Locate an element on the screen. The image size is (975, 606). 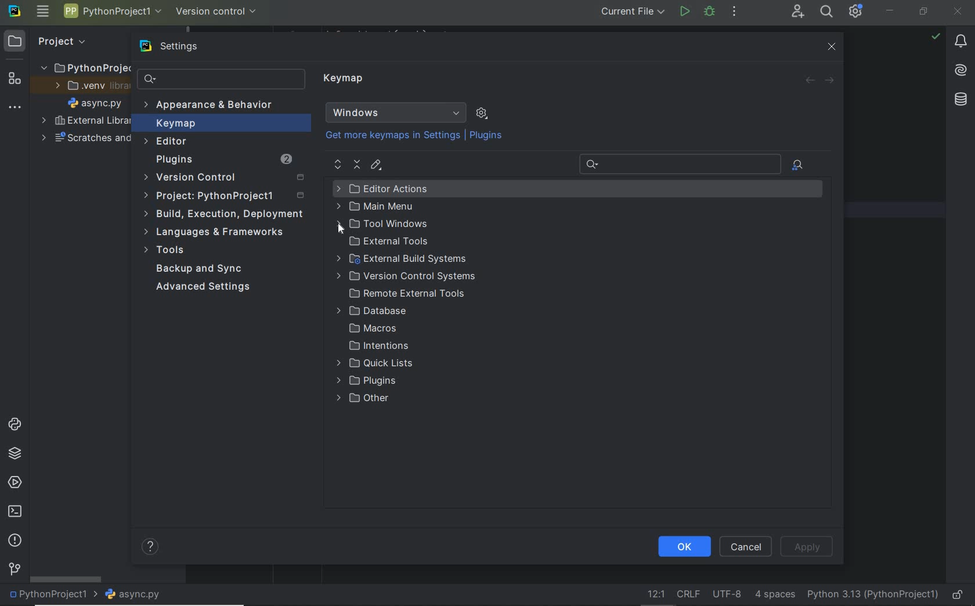
search settings is located at coordinates (221, 79).